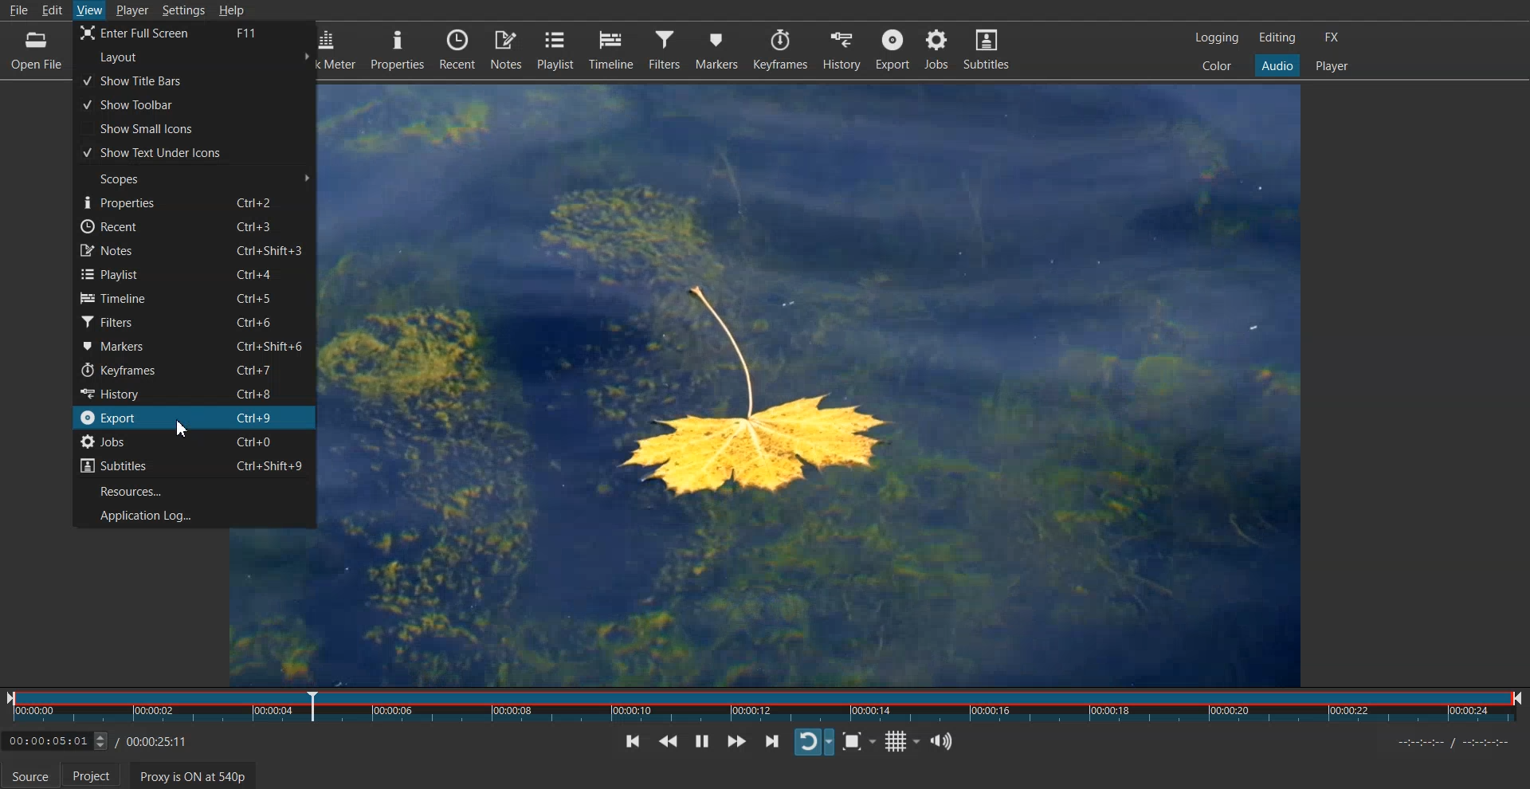 This screenshot has height=789, width=1530. What do you see at coordinates (611, 49) in the screenshot?
I see `Timeline` at bounding box center [611, 49].